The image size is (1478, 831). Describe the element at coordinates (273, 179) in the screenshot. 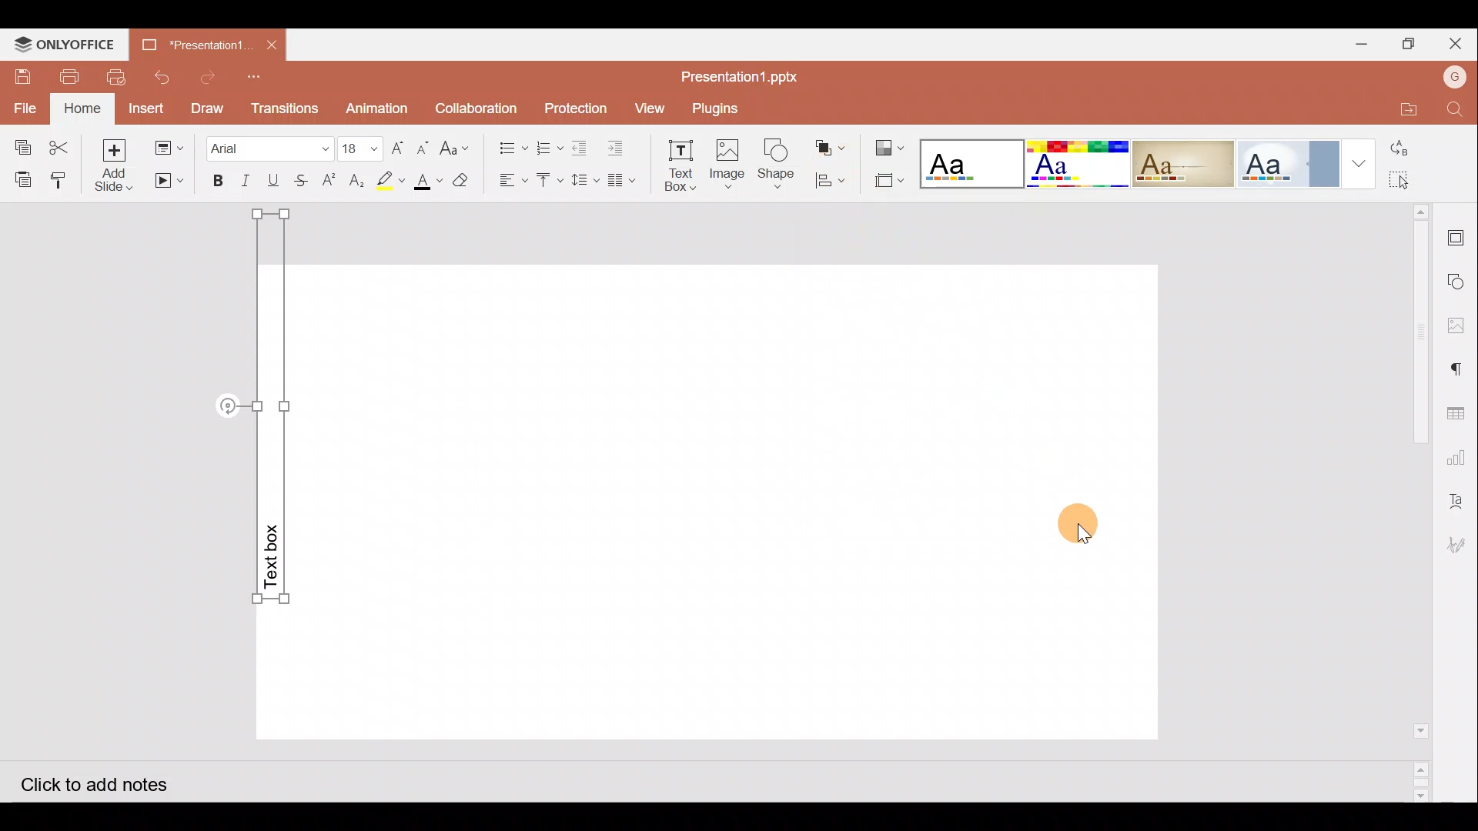

I see `Underline` at that location.